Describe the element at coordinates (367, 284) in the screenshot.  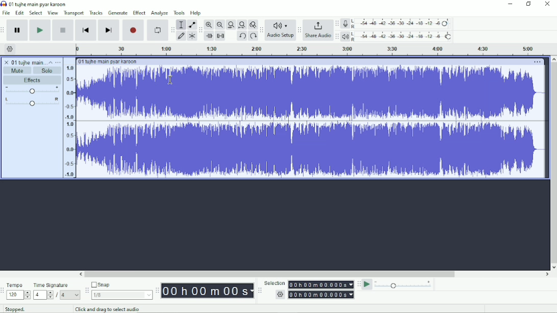
I see `Play-at-speed` at that location.